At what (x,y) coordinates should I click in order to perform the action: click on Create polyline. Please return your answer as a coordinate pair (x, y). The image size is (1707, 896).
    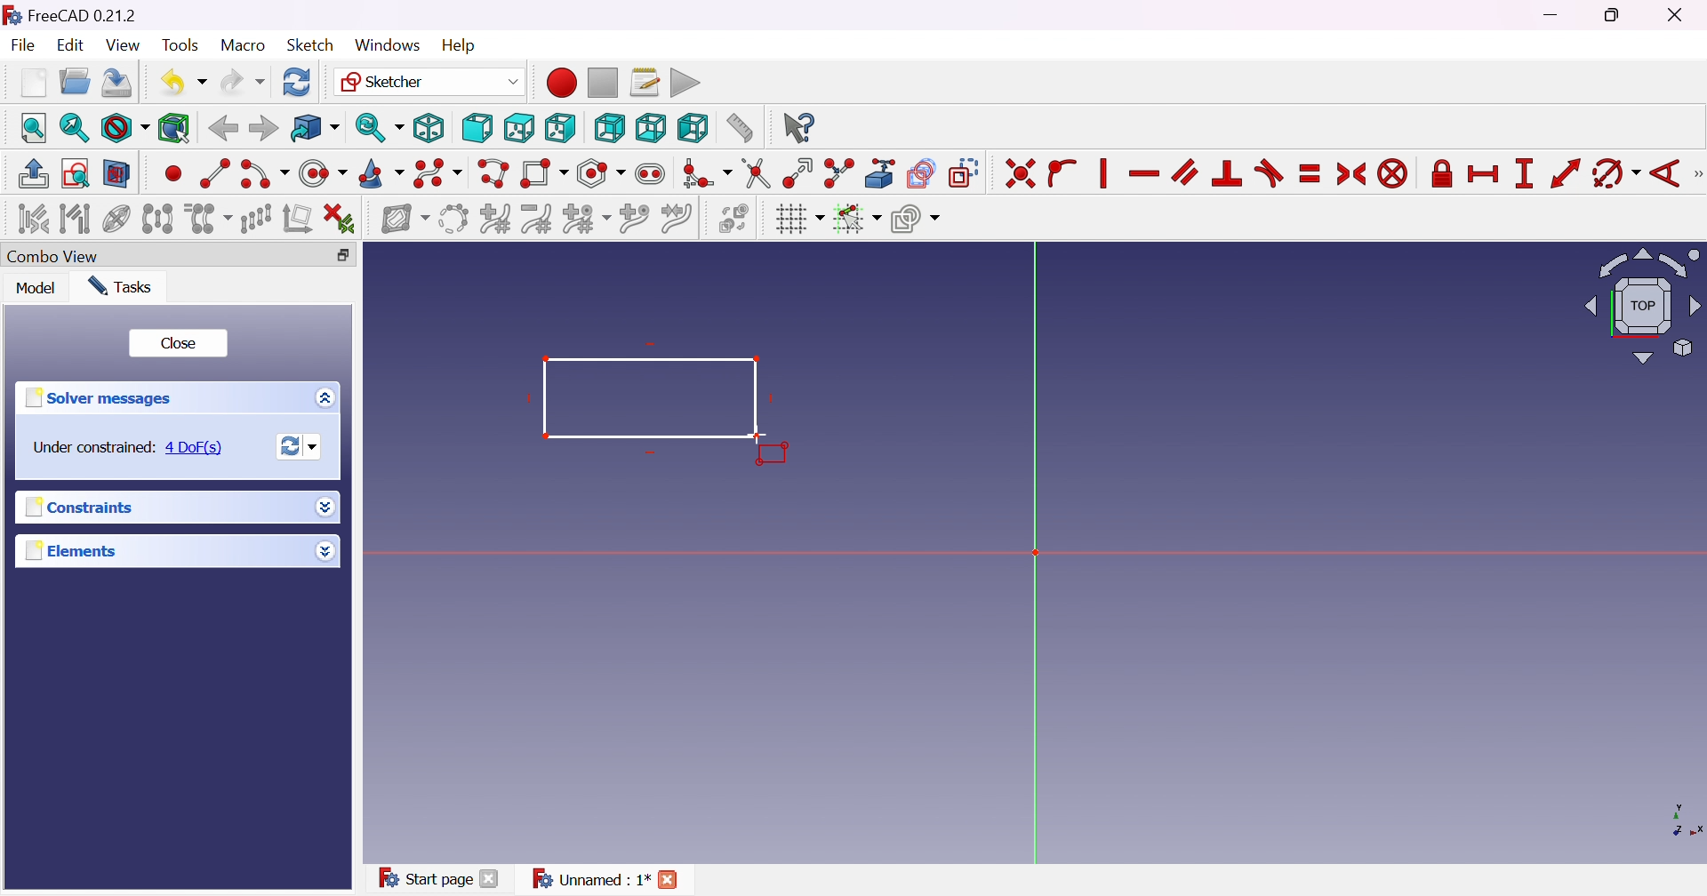
    Looking at the image, I should click on (494, 173).